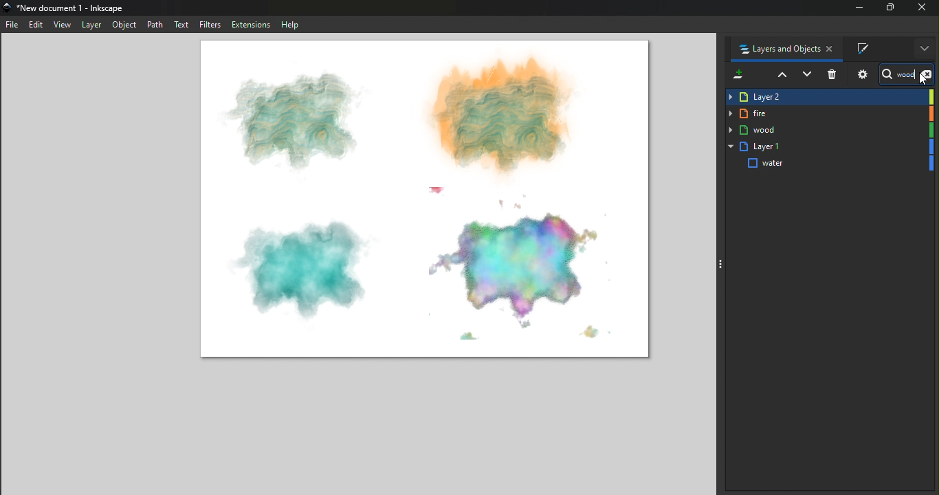 The height and width of the screenshot is (495, 939). I want to click on Path, so click(157, 25).